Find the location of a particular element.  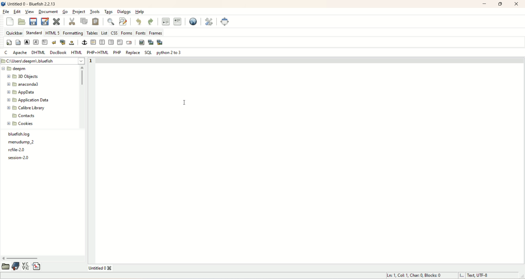

cookies is located at coordinates (21, 124).